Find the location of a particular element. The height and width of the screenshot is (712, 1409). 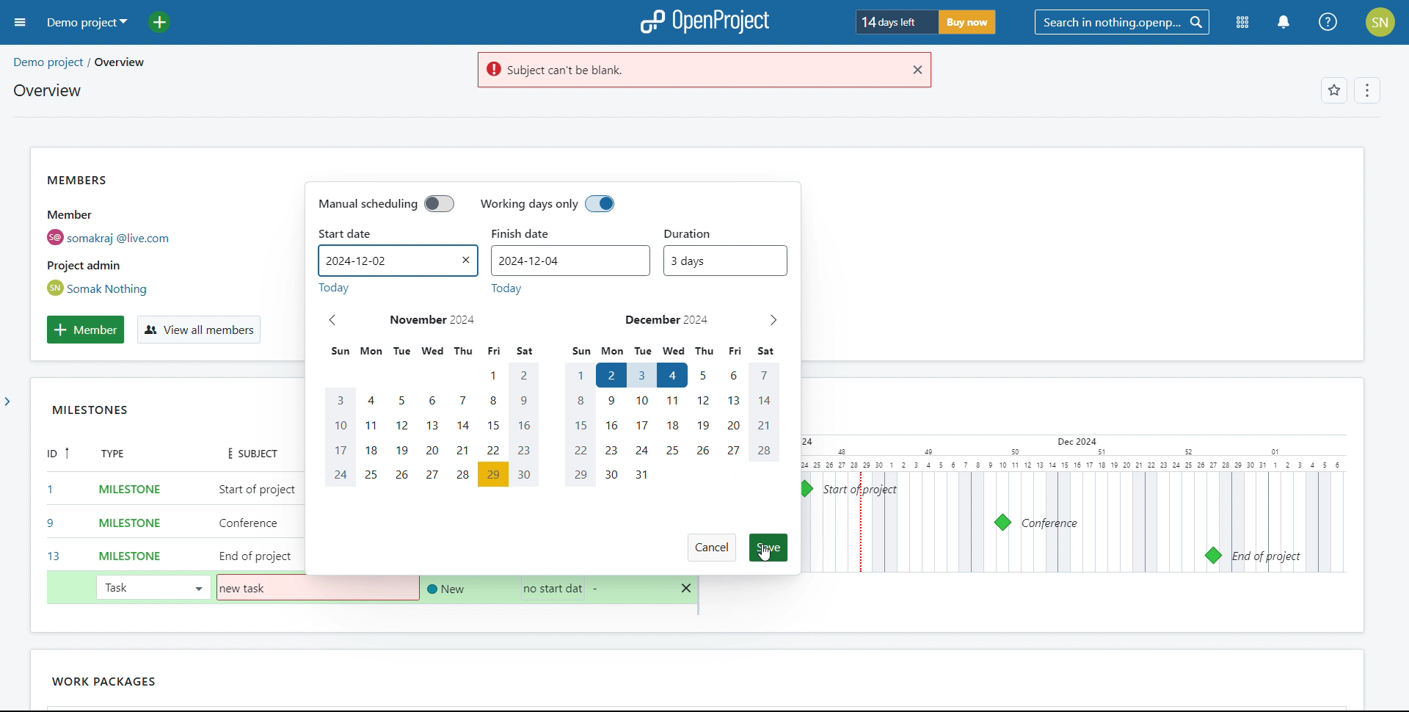

delete is located at coordinates (687, 589).